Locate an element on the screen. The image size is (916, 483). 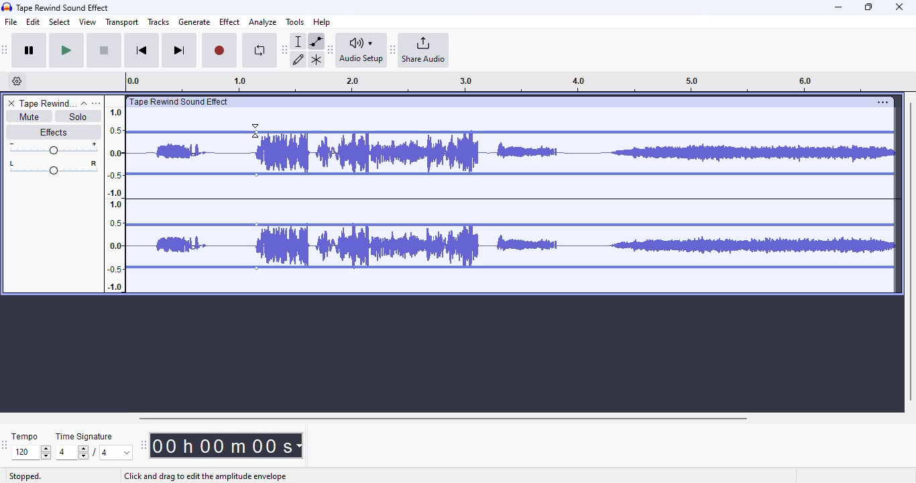
Move audacity transport toolbar is located at coordinates (5, 50).